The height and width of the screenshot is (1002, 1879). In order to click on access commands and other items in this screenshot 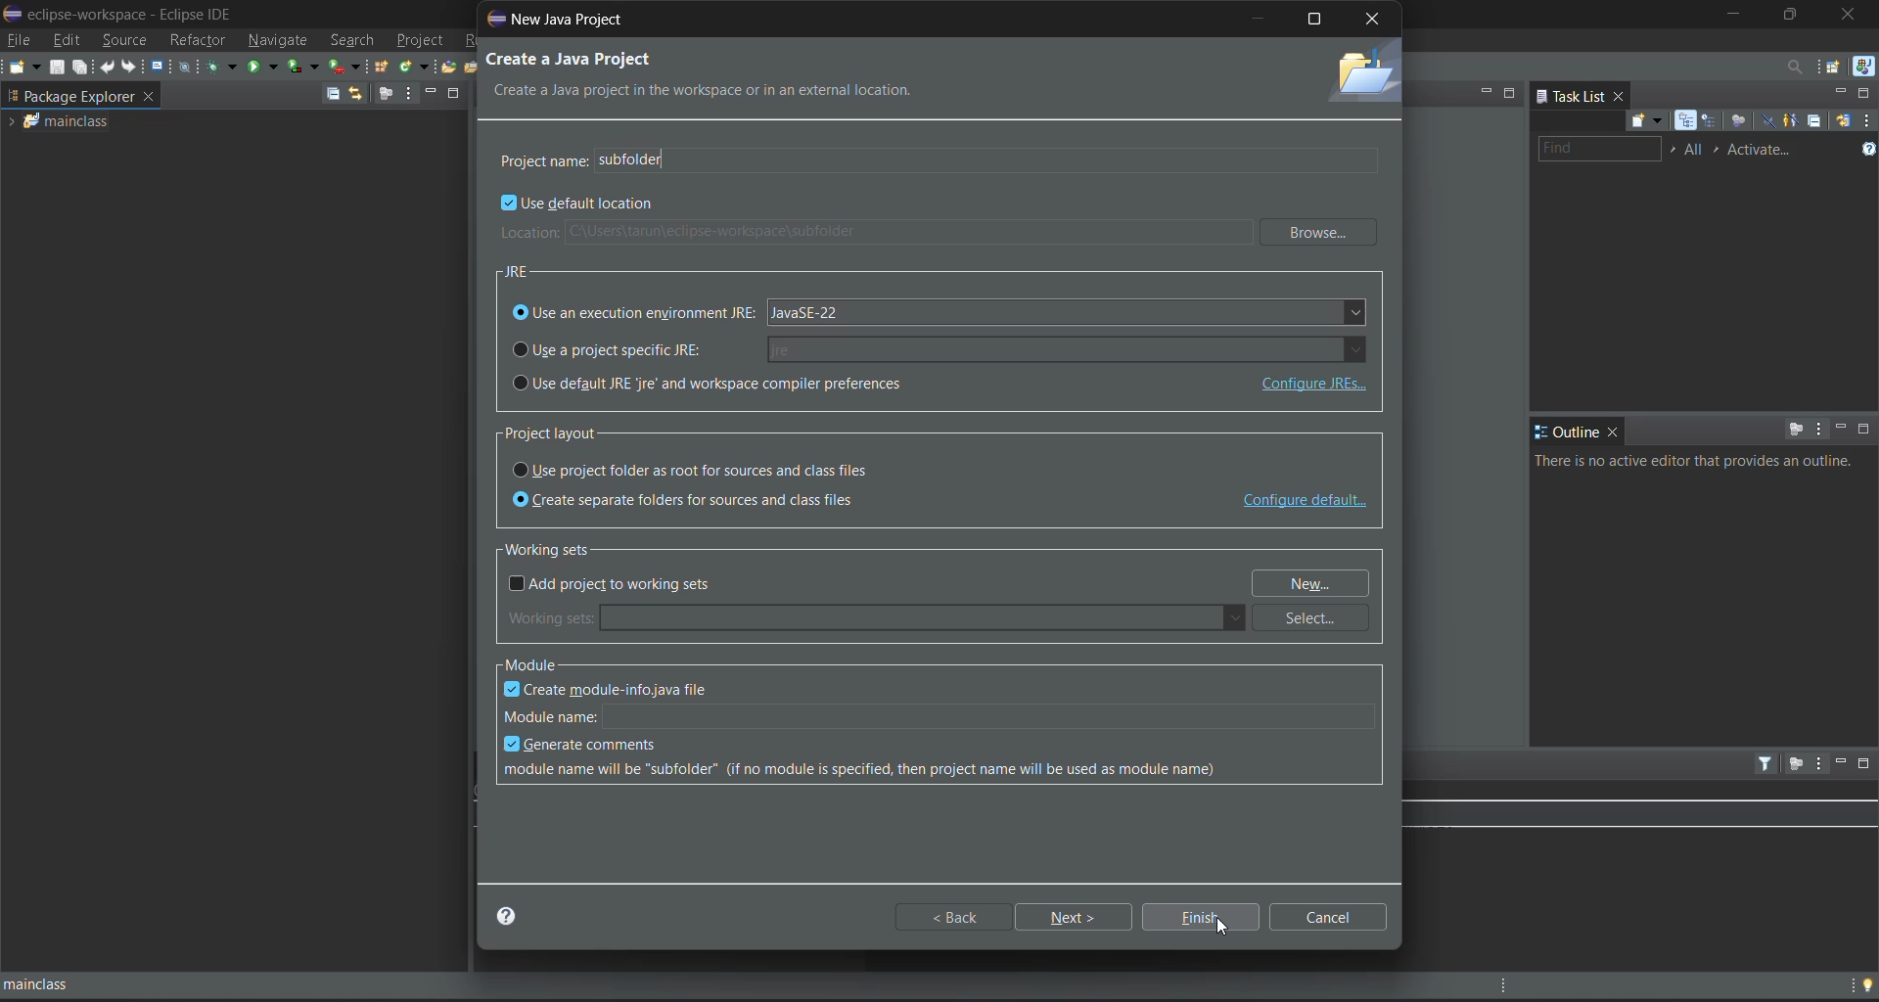, I will do `click(1789, 65)`.